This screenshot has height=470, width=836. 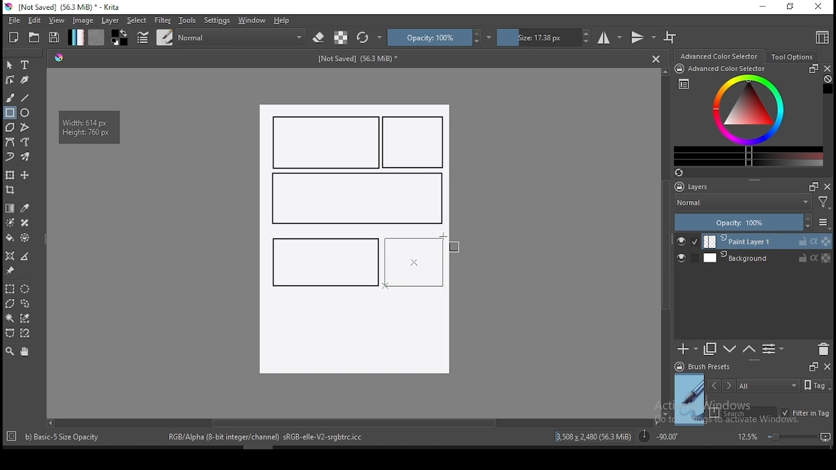 I want to click on advanced color selector, so click(x=746, y=115).